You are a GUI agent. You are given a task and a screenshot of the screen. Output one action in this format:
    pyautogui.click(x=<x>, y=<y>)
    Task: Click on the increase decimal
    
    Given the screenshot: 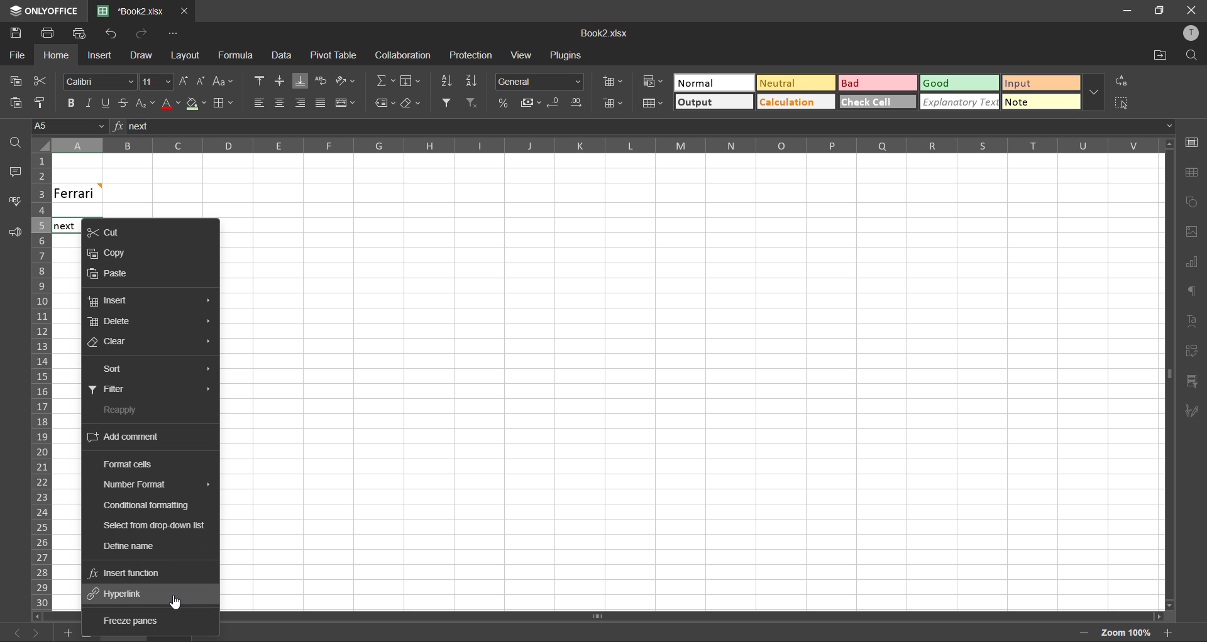 What is the action you would take?
    pyautogui.click(x=578, y=102)
    